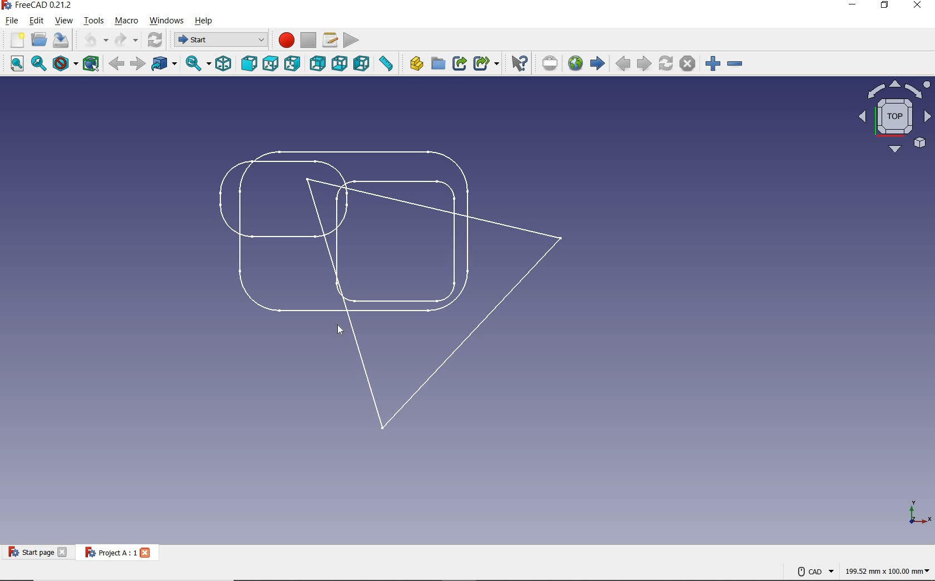 Image resolution: width=935 pixels, height=581 pixels. What do you see at coordinates (204, 21) in the screenshot?
I see `HELP` at bounding box center [204, 21].